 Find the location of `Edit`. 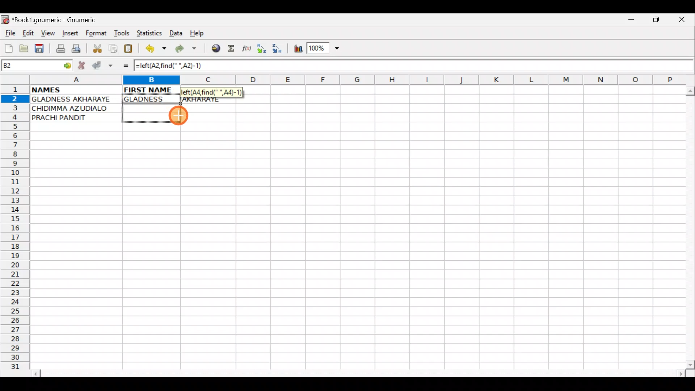

Edit is located at coordinates (28, 33).